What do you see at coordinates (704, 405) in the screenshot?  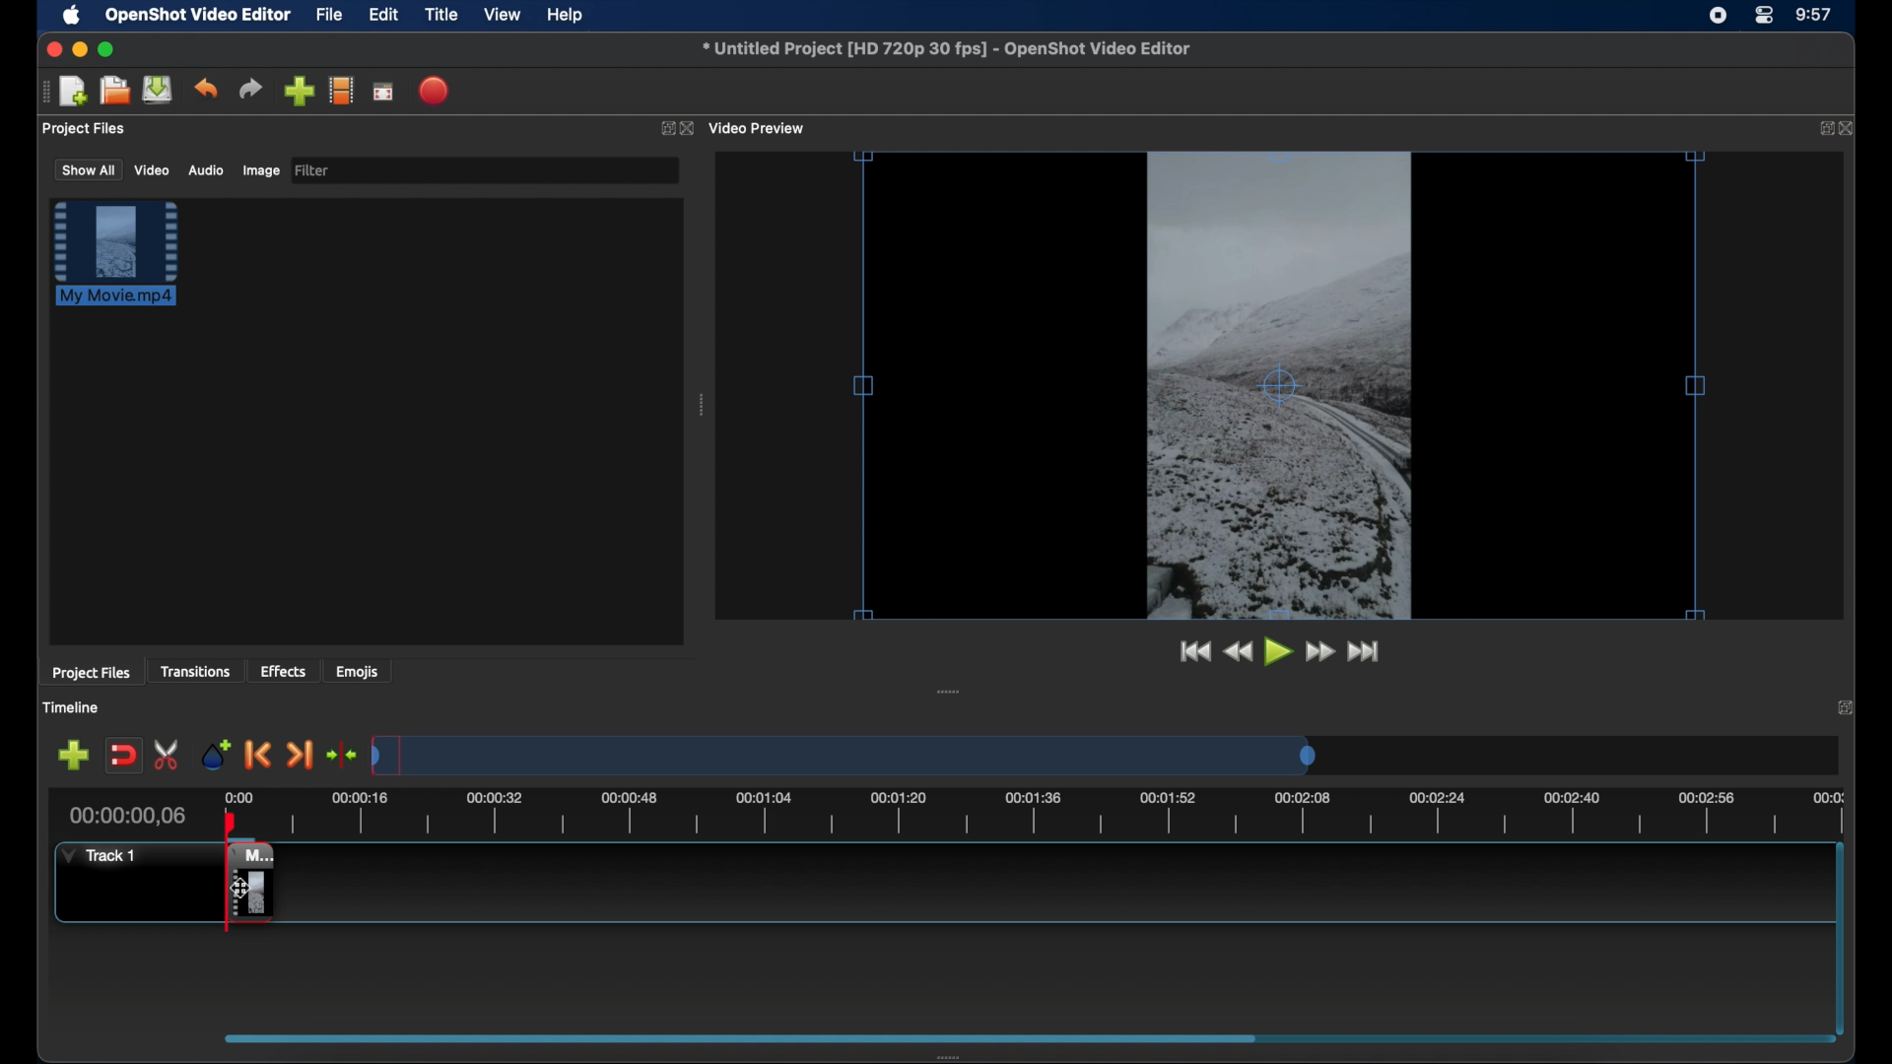 I see `drag handle` at bounding box center [704, 405].